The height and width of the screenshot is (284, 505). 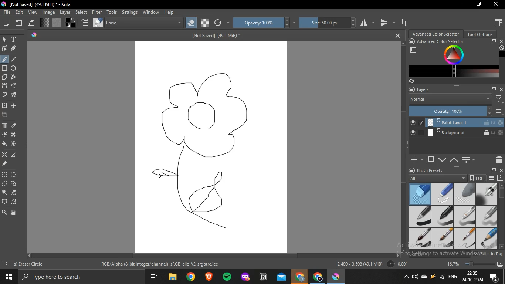 What do you see at coordinates (13, 48) in the screenshot?
I see `calligraphy` at bounding box center [13, 48].